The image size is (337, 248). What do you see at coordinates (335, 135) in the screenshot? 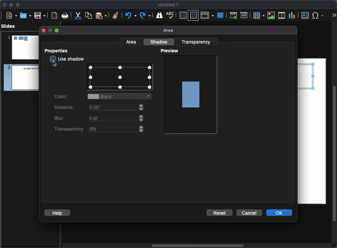
I see `Scroll` at bounding box center [335, 135].